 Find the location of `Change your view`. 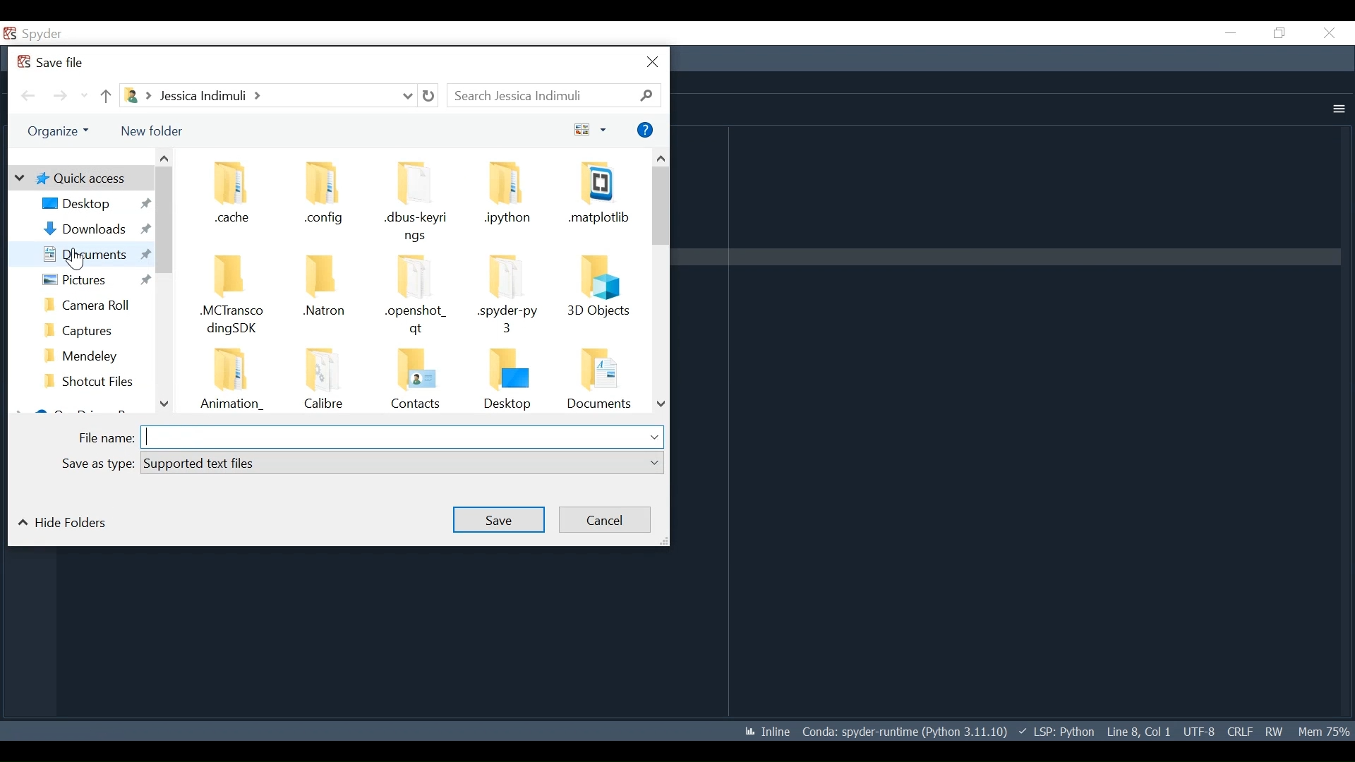

Change your view is located at coordinates (591, 130).